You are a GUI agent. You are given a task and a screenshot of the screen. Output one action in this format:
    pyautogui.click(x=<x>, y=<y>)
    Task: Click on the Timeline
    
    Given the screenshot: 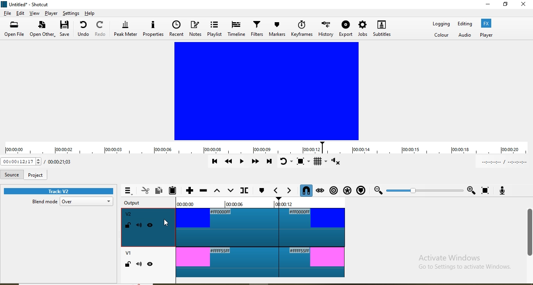 What is the action you would take?
    pyautogui.click(x=236, y=30)
    